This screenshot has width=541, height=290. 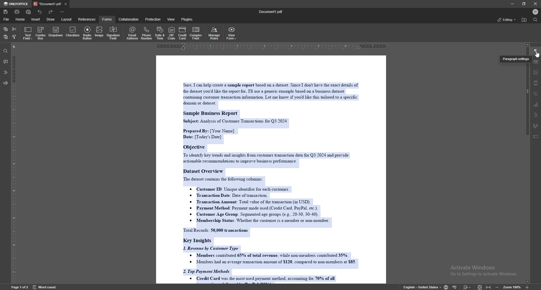 What do you see at coordinates (66, 19) in the screenshot?
I see `layout` at bounding box center [66, 19].